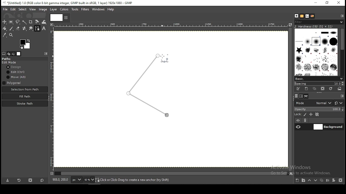  I want to click on spacing, so click(319, 84).